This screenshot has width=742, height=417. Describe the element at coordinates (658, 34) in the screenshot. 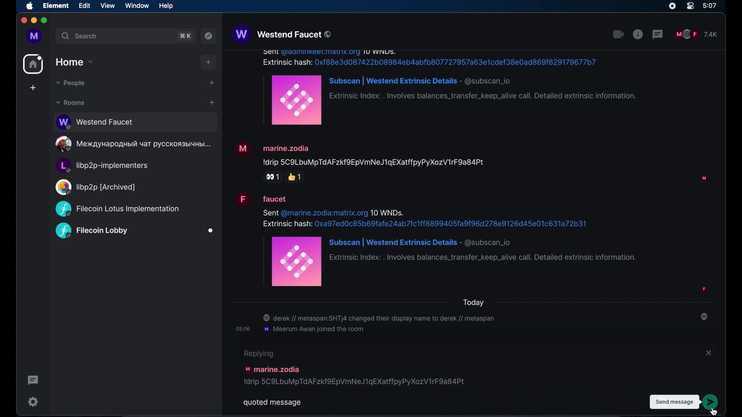

I see `threads` at that location.